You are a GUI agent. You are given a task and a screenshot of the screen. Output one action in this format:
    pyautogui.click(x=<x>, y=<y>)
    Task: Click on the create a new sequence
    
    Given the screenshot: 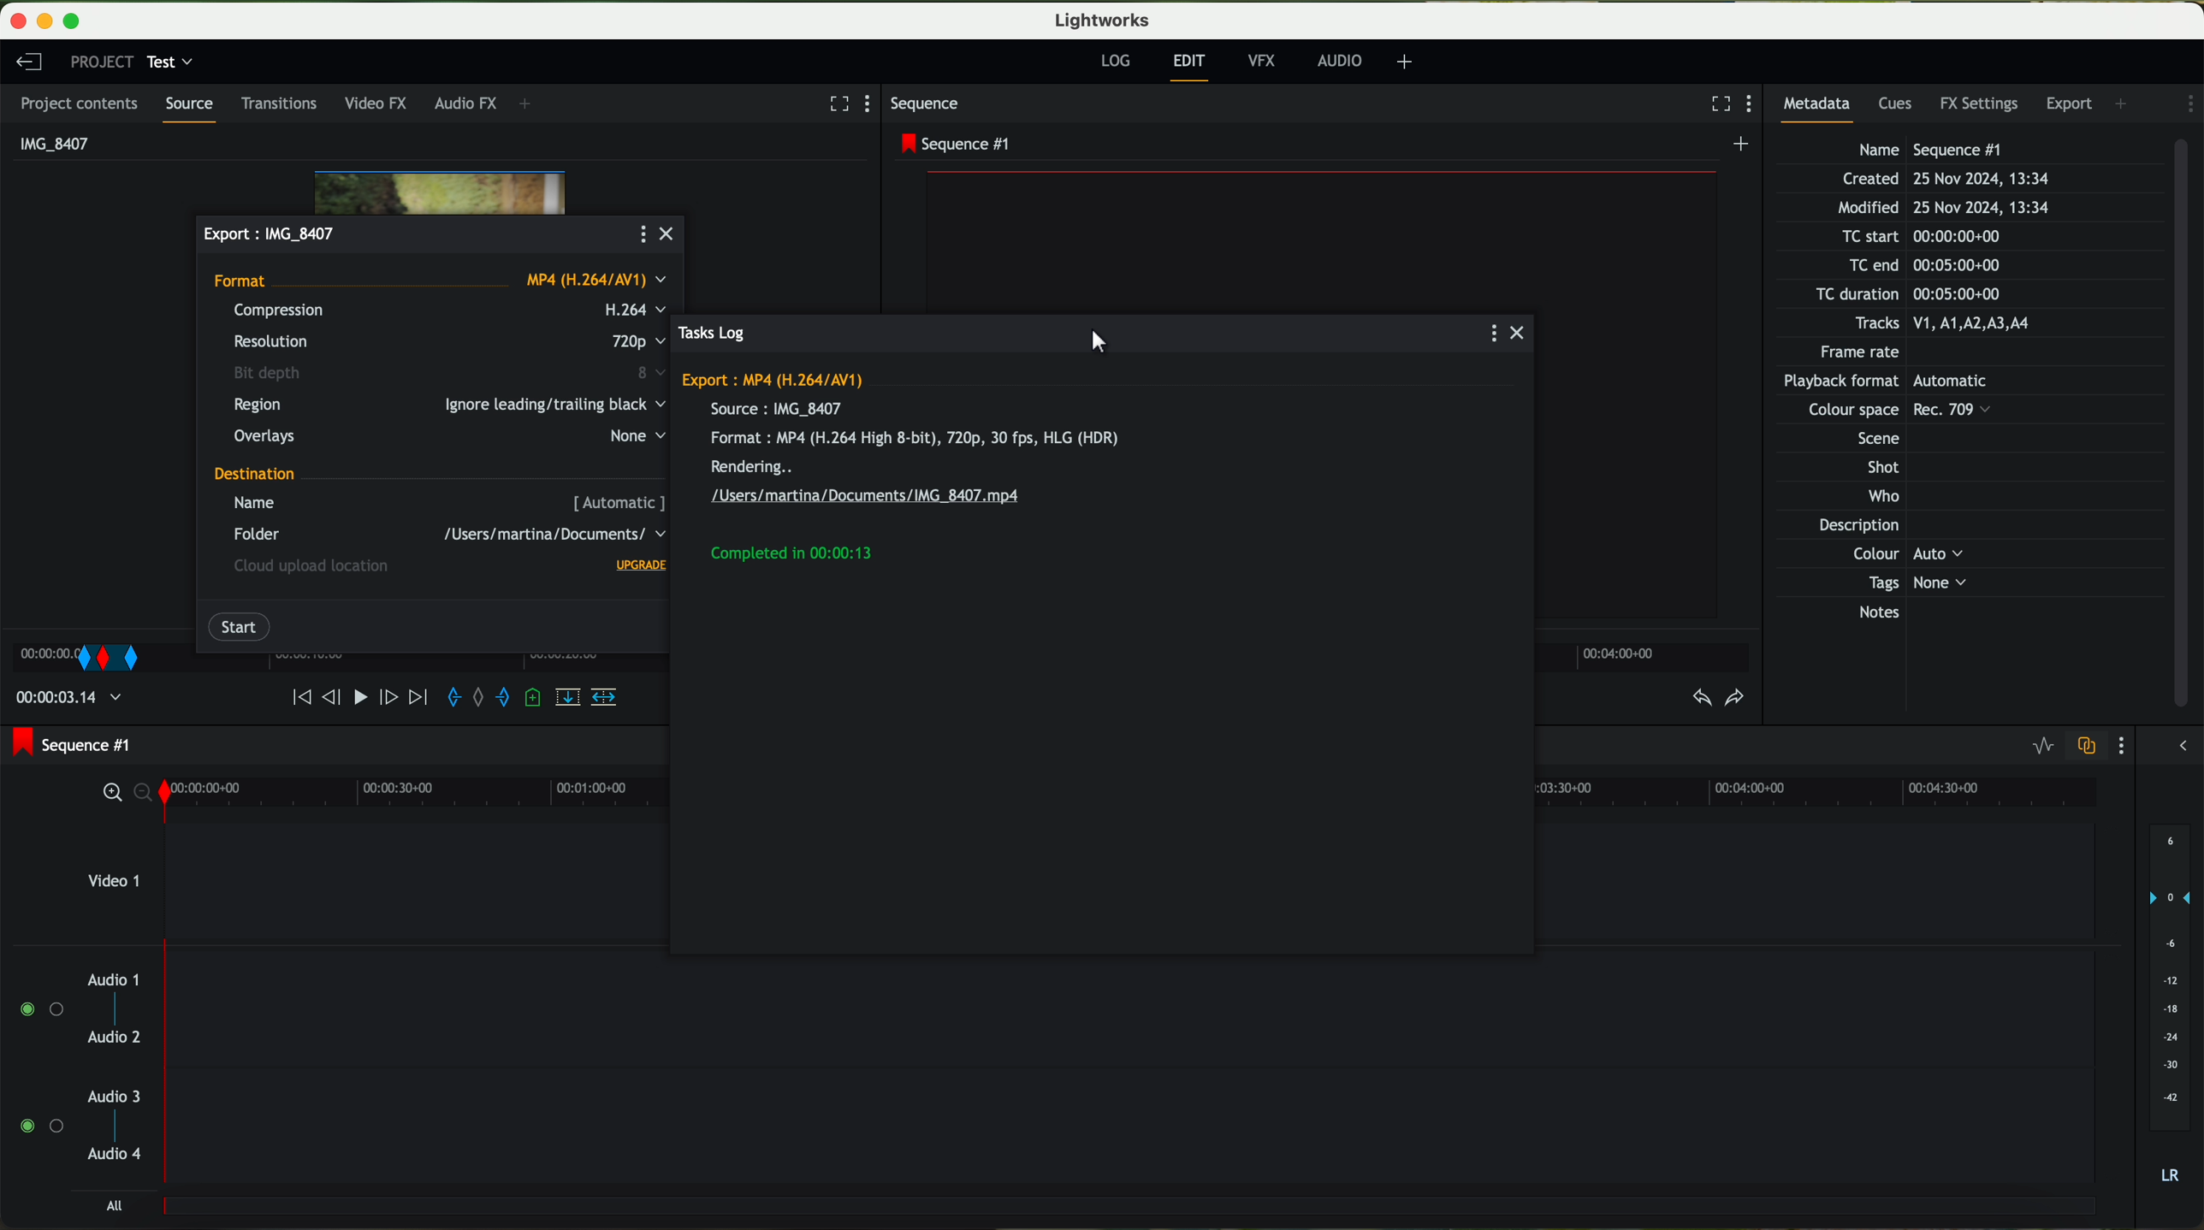 What is the action you would take?
    pyautogui.click(x=1742, y=146)
    